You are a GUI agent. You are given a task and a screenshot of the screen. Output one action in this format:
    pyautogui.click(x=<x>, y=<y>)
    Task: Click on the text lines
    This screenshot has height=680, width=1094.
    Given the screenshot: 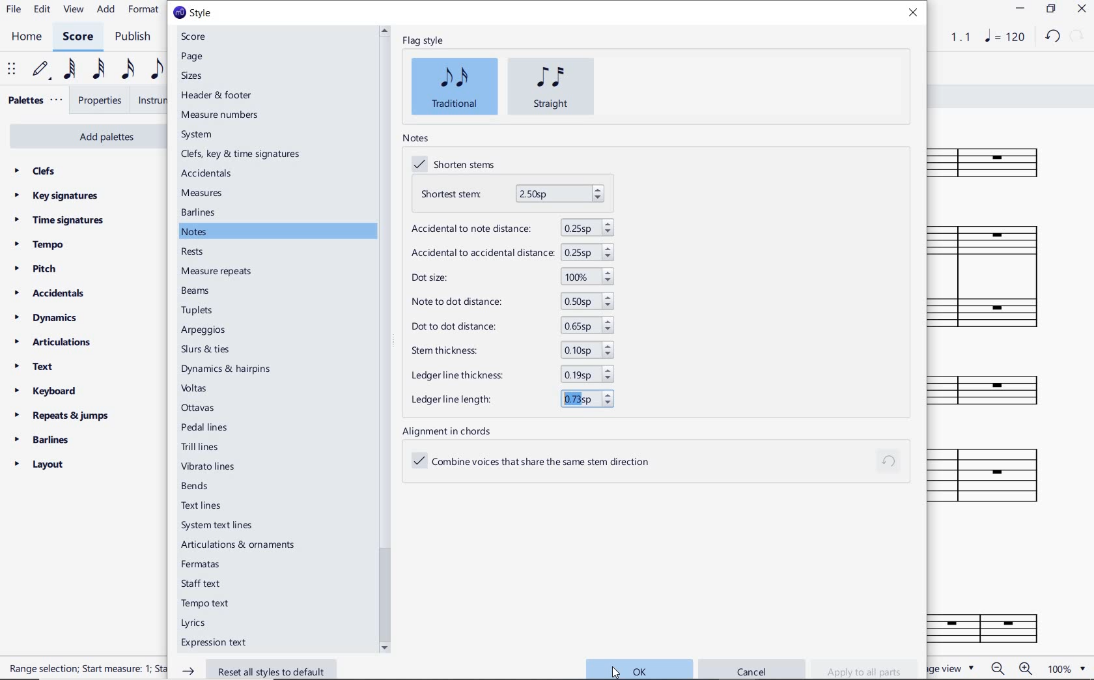 What is the action you would take?
    pyautogui.click(x=201, y=505)
    